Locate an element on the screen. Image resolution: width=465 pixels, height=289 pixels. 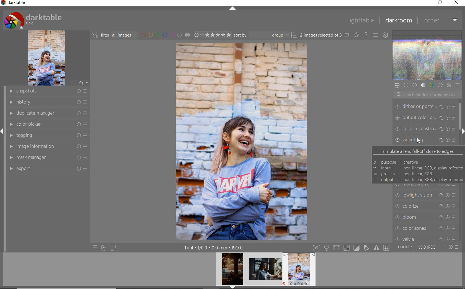
image is located at coordinates (46, 58).